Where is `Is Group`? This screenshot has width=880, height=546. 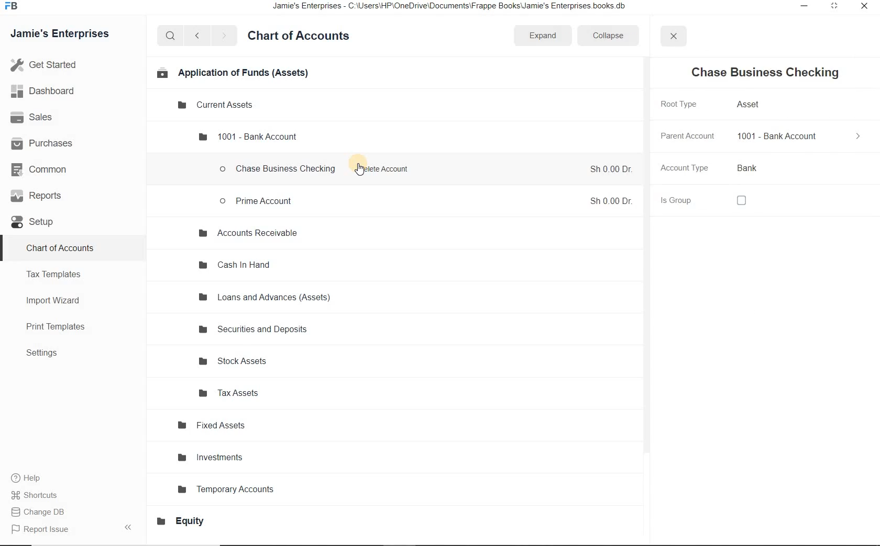 Is Group is located at coordinates (676, 202).